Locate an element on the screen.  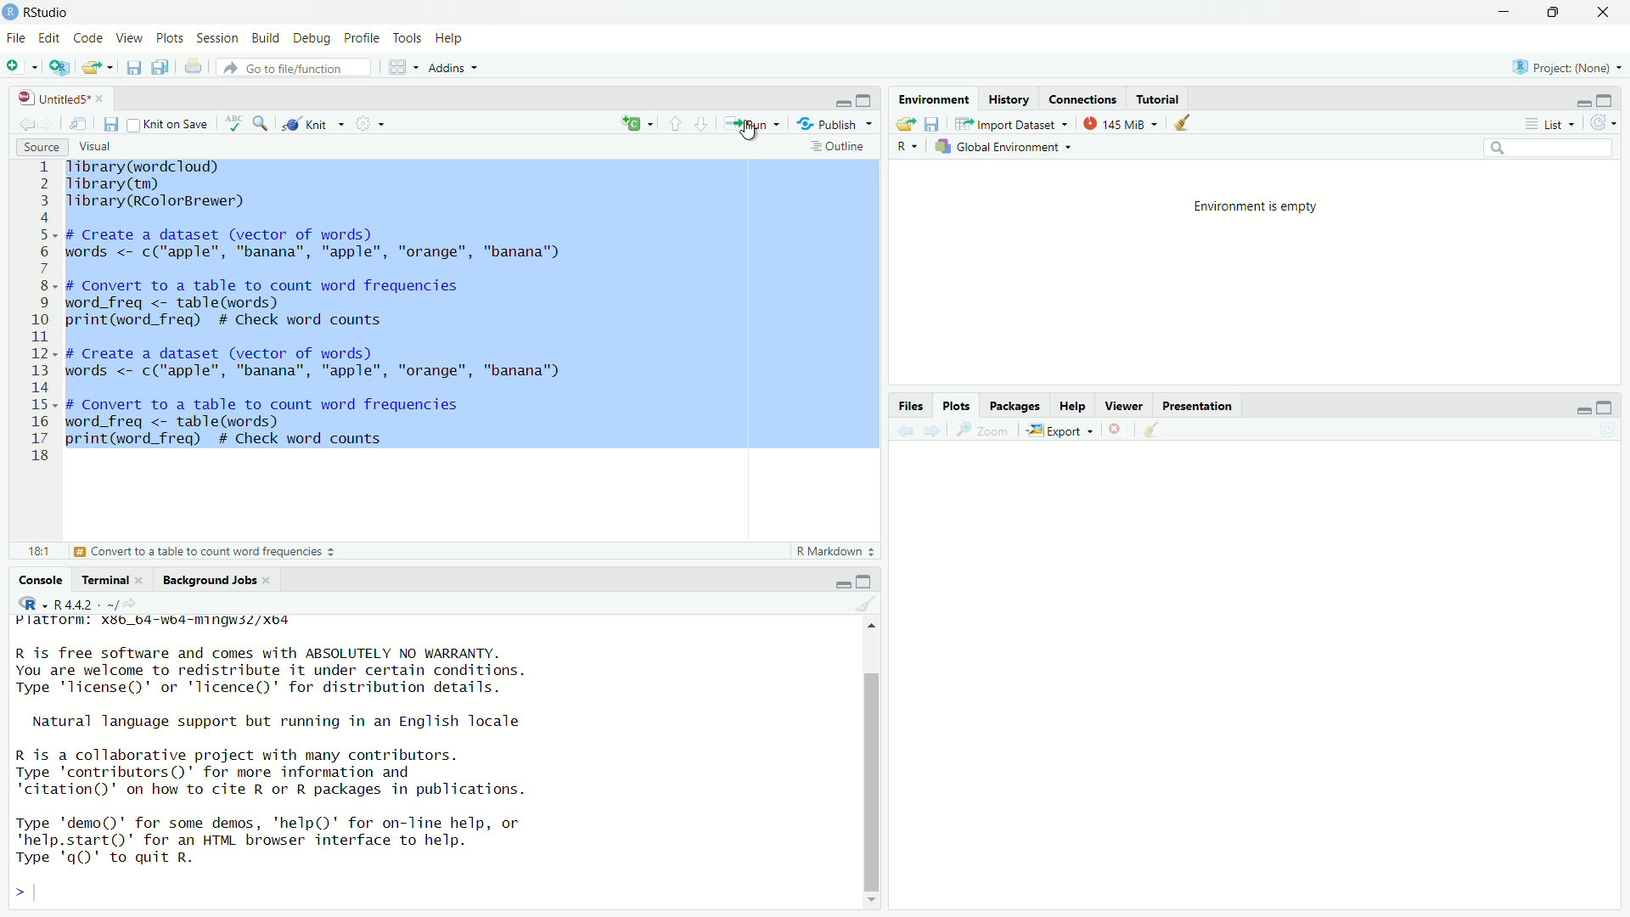
History is located at coordinates (1009, 101).